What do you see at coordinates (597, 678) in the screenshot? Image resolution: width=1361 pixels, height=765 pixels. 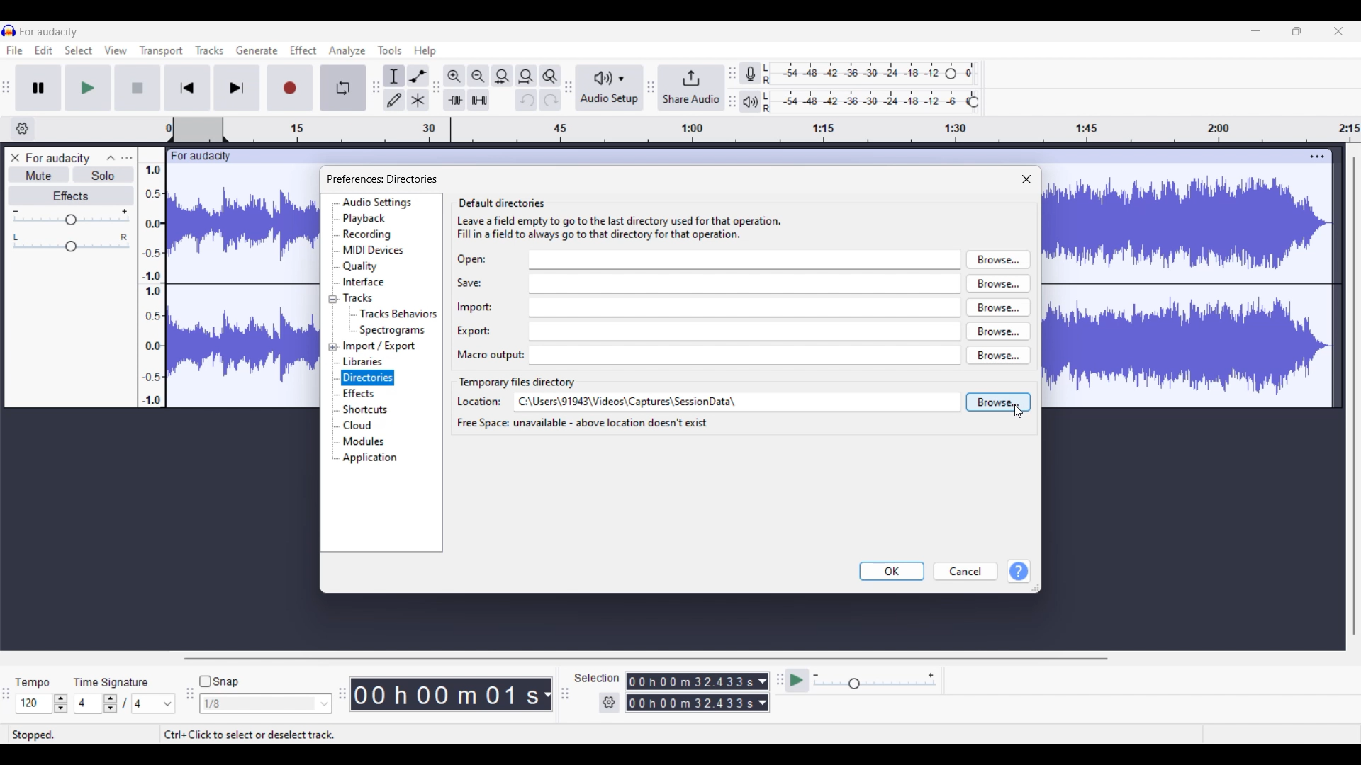 I see `Indicates selection duration` at bounding box center [597, 678].